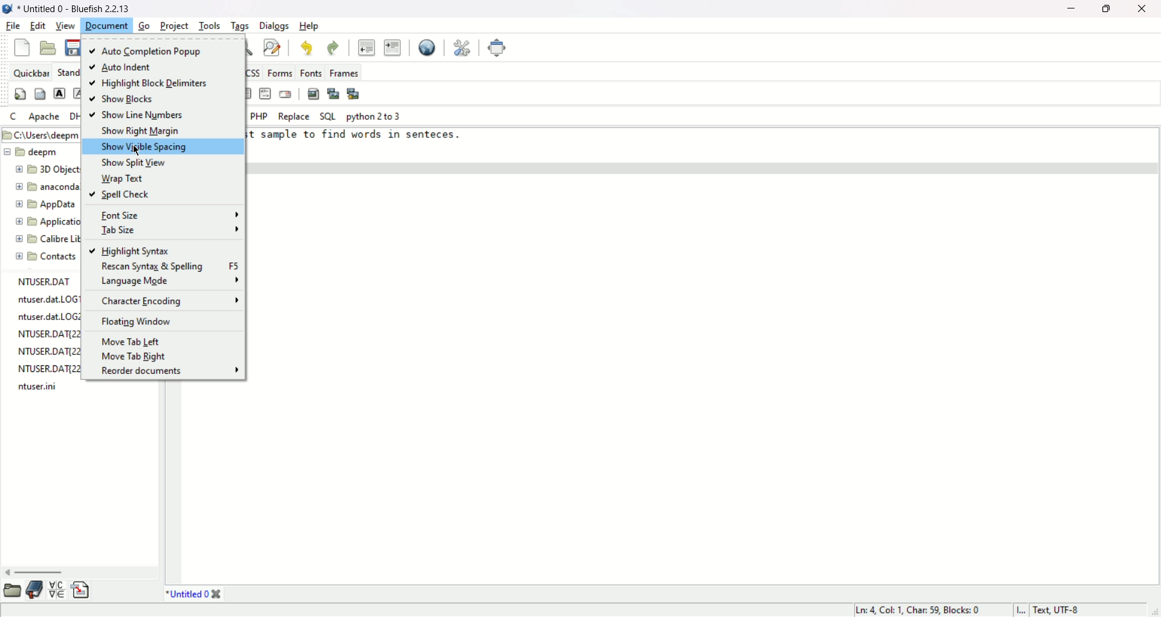 The width and height of the screenshot is (1161, 617). Describe the element at coordinates (151, 131) in the screenshot. I see `show right margin` at that location.